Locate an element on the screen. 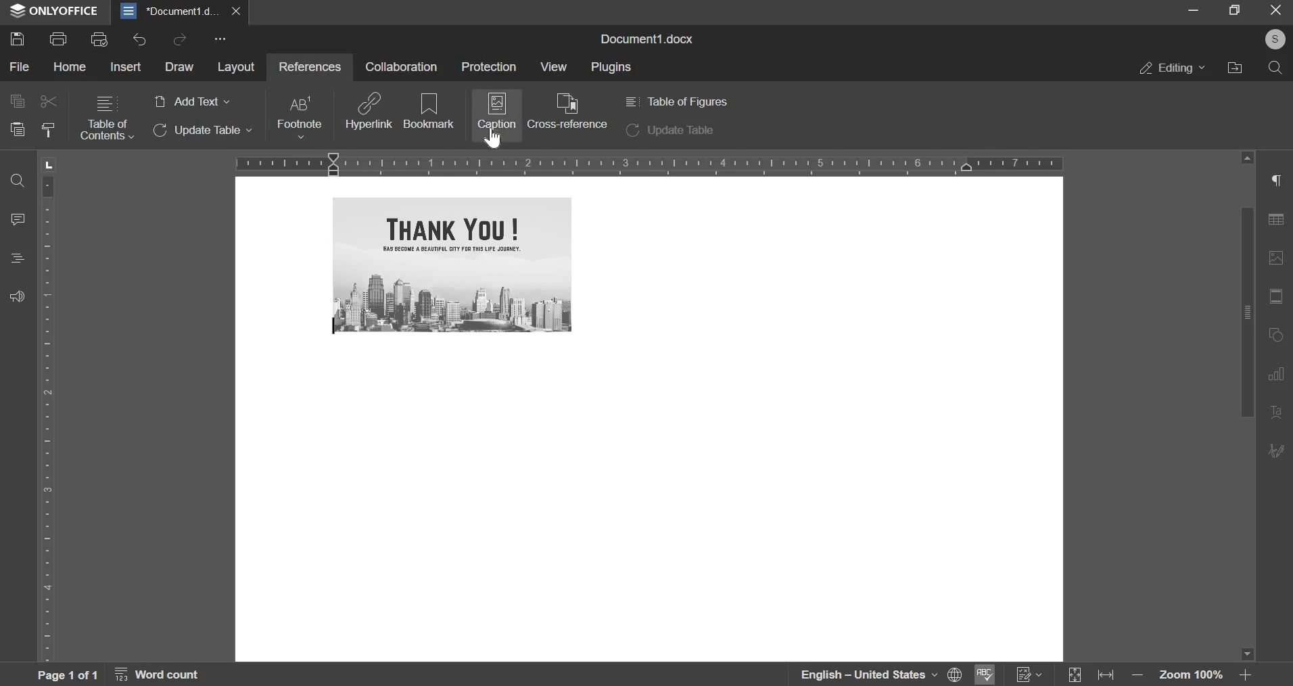 The image size is (1293, 686). bookmark is located at coordinates (429, 110).